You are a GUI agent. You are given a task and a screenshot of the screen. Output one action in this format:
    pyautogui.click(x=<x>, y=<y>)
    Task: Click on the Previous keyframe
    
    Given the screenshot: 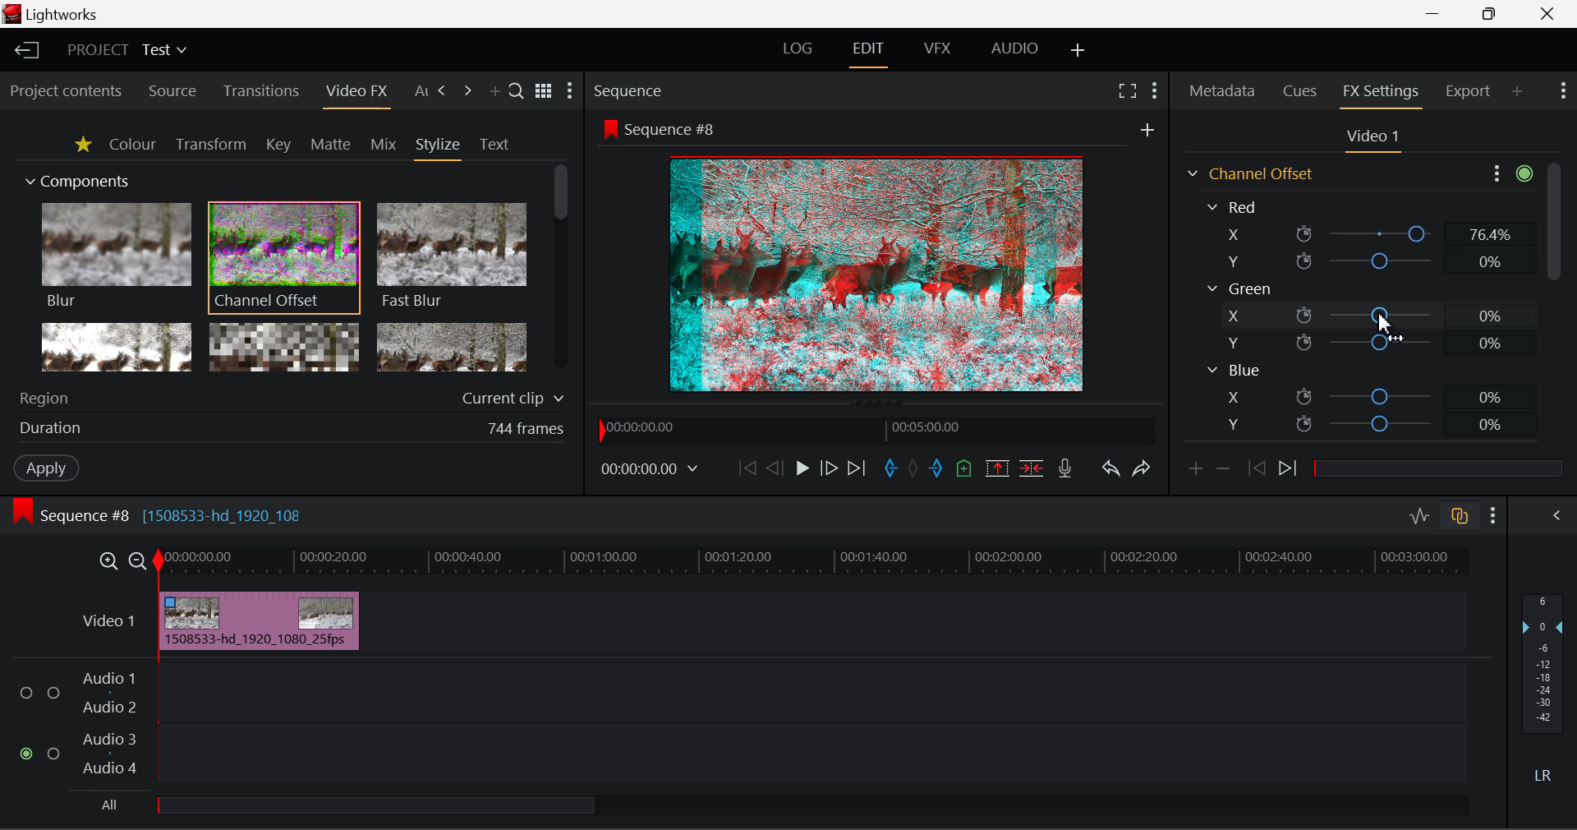 What is the action you would take?
    pyautogui.click(x=1257, y=469)
    